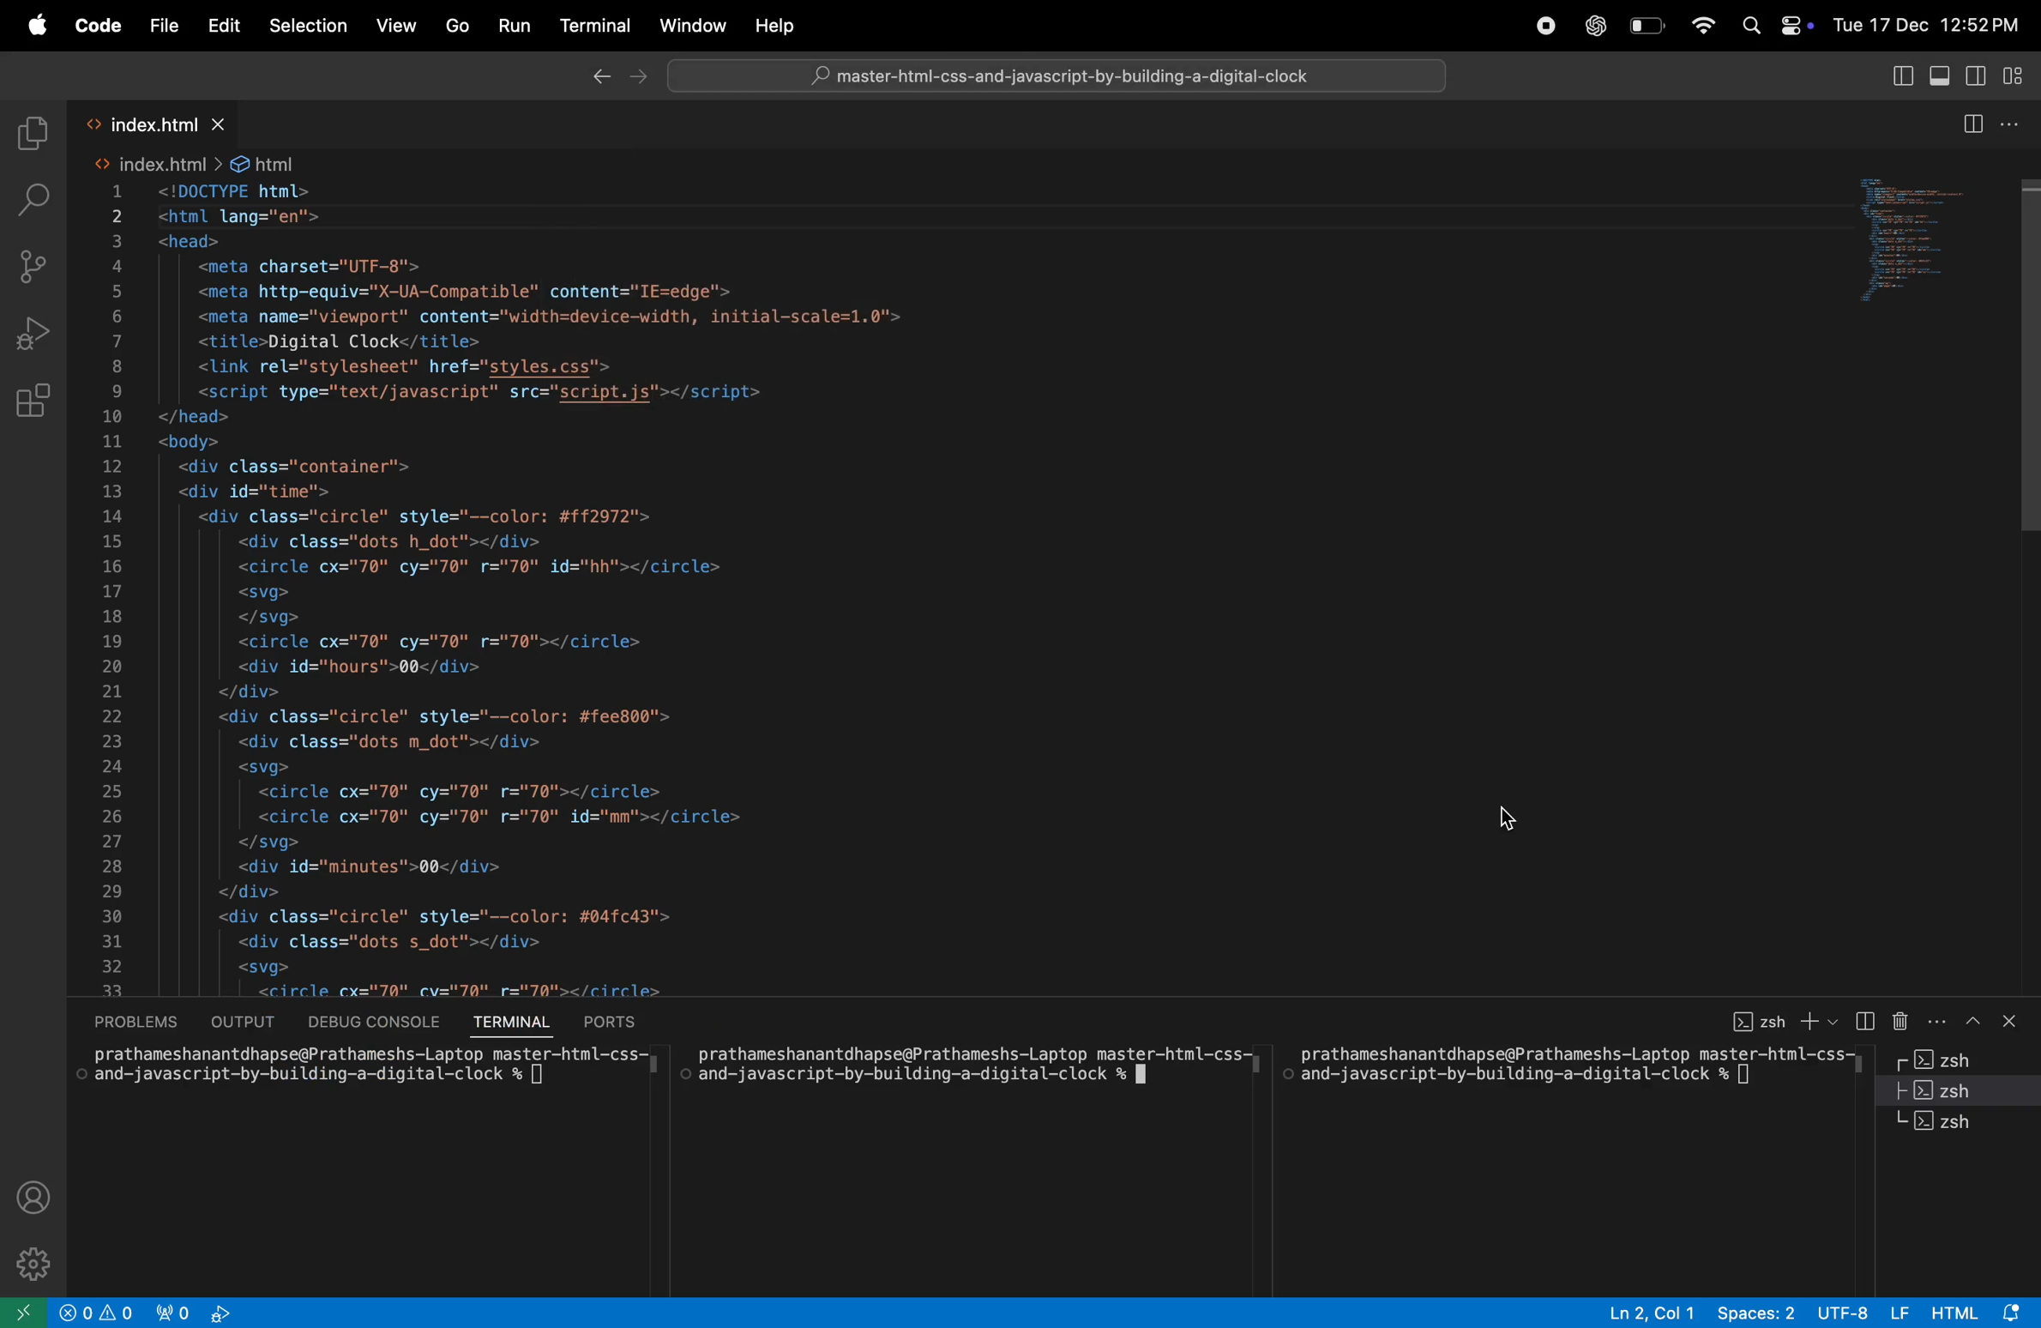 The image size is (2041, 1328). I want to click on Ml allidiiCatiatiatitutiapotiur it dliiailiColio™Lap Lup lida LCi —iiLiit=Lvoo
and-javascript-by-building-a-digital-clock % [], so click(366, 1063).